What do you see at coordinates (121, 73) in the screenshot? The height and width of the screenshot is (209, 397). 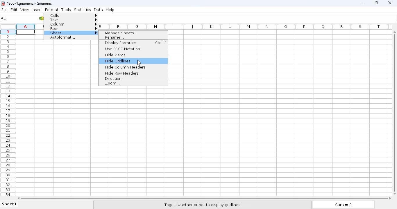 I see `hide row headers` at bounding box center [121, 73].